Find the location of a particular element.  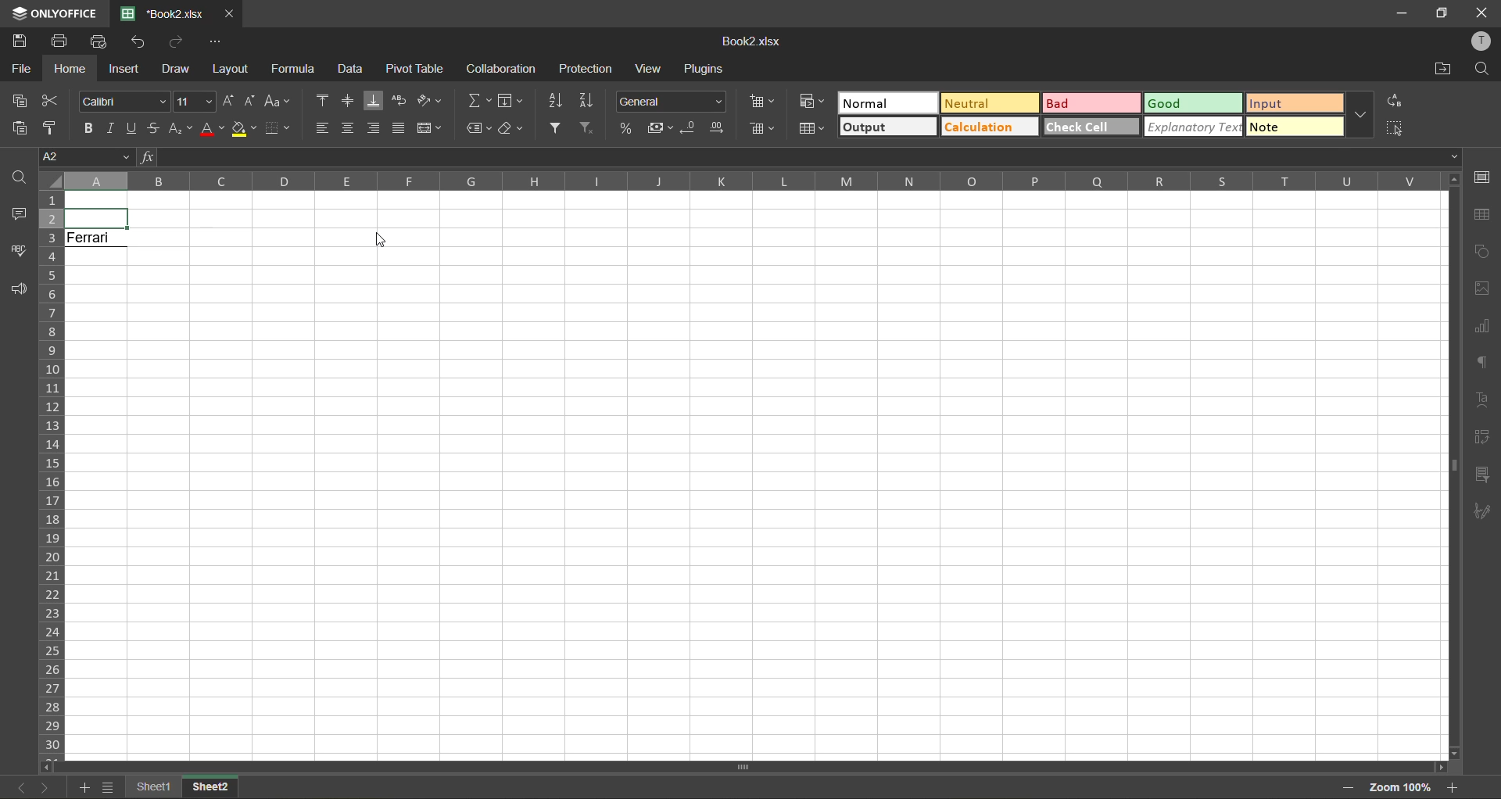

align right is located at coordinates (375, 127).